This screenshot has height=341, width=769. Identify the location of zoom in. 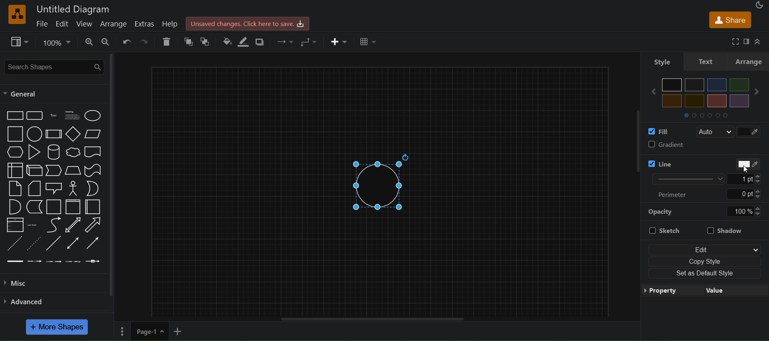
(89, 42).